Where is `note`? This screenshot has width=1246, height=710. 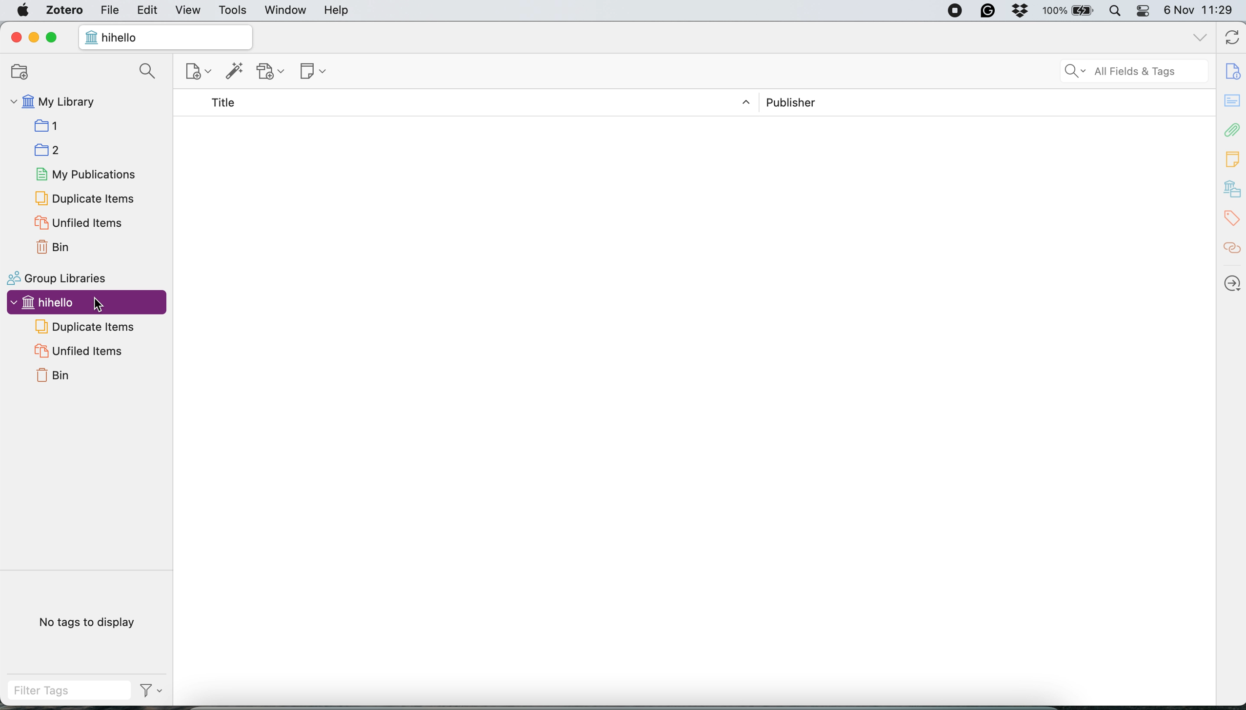 note is located at coordinates (1232, 159).